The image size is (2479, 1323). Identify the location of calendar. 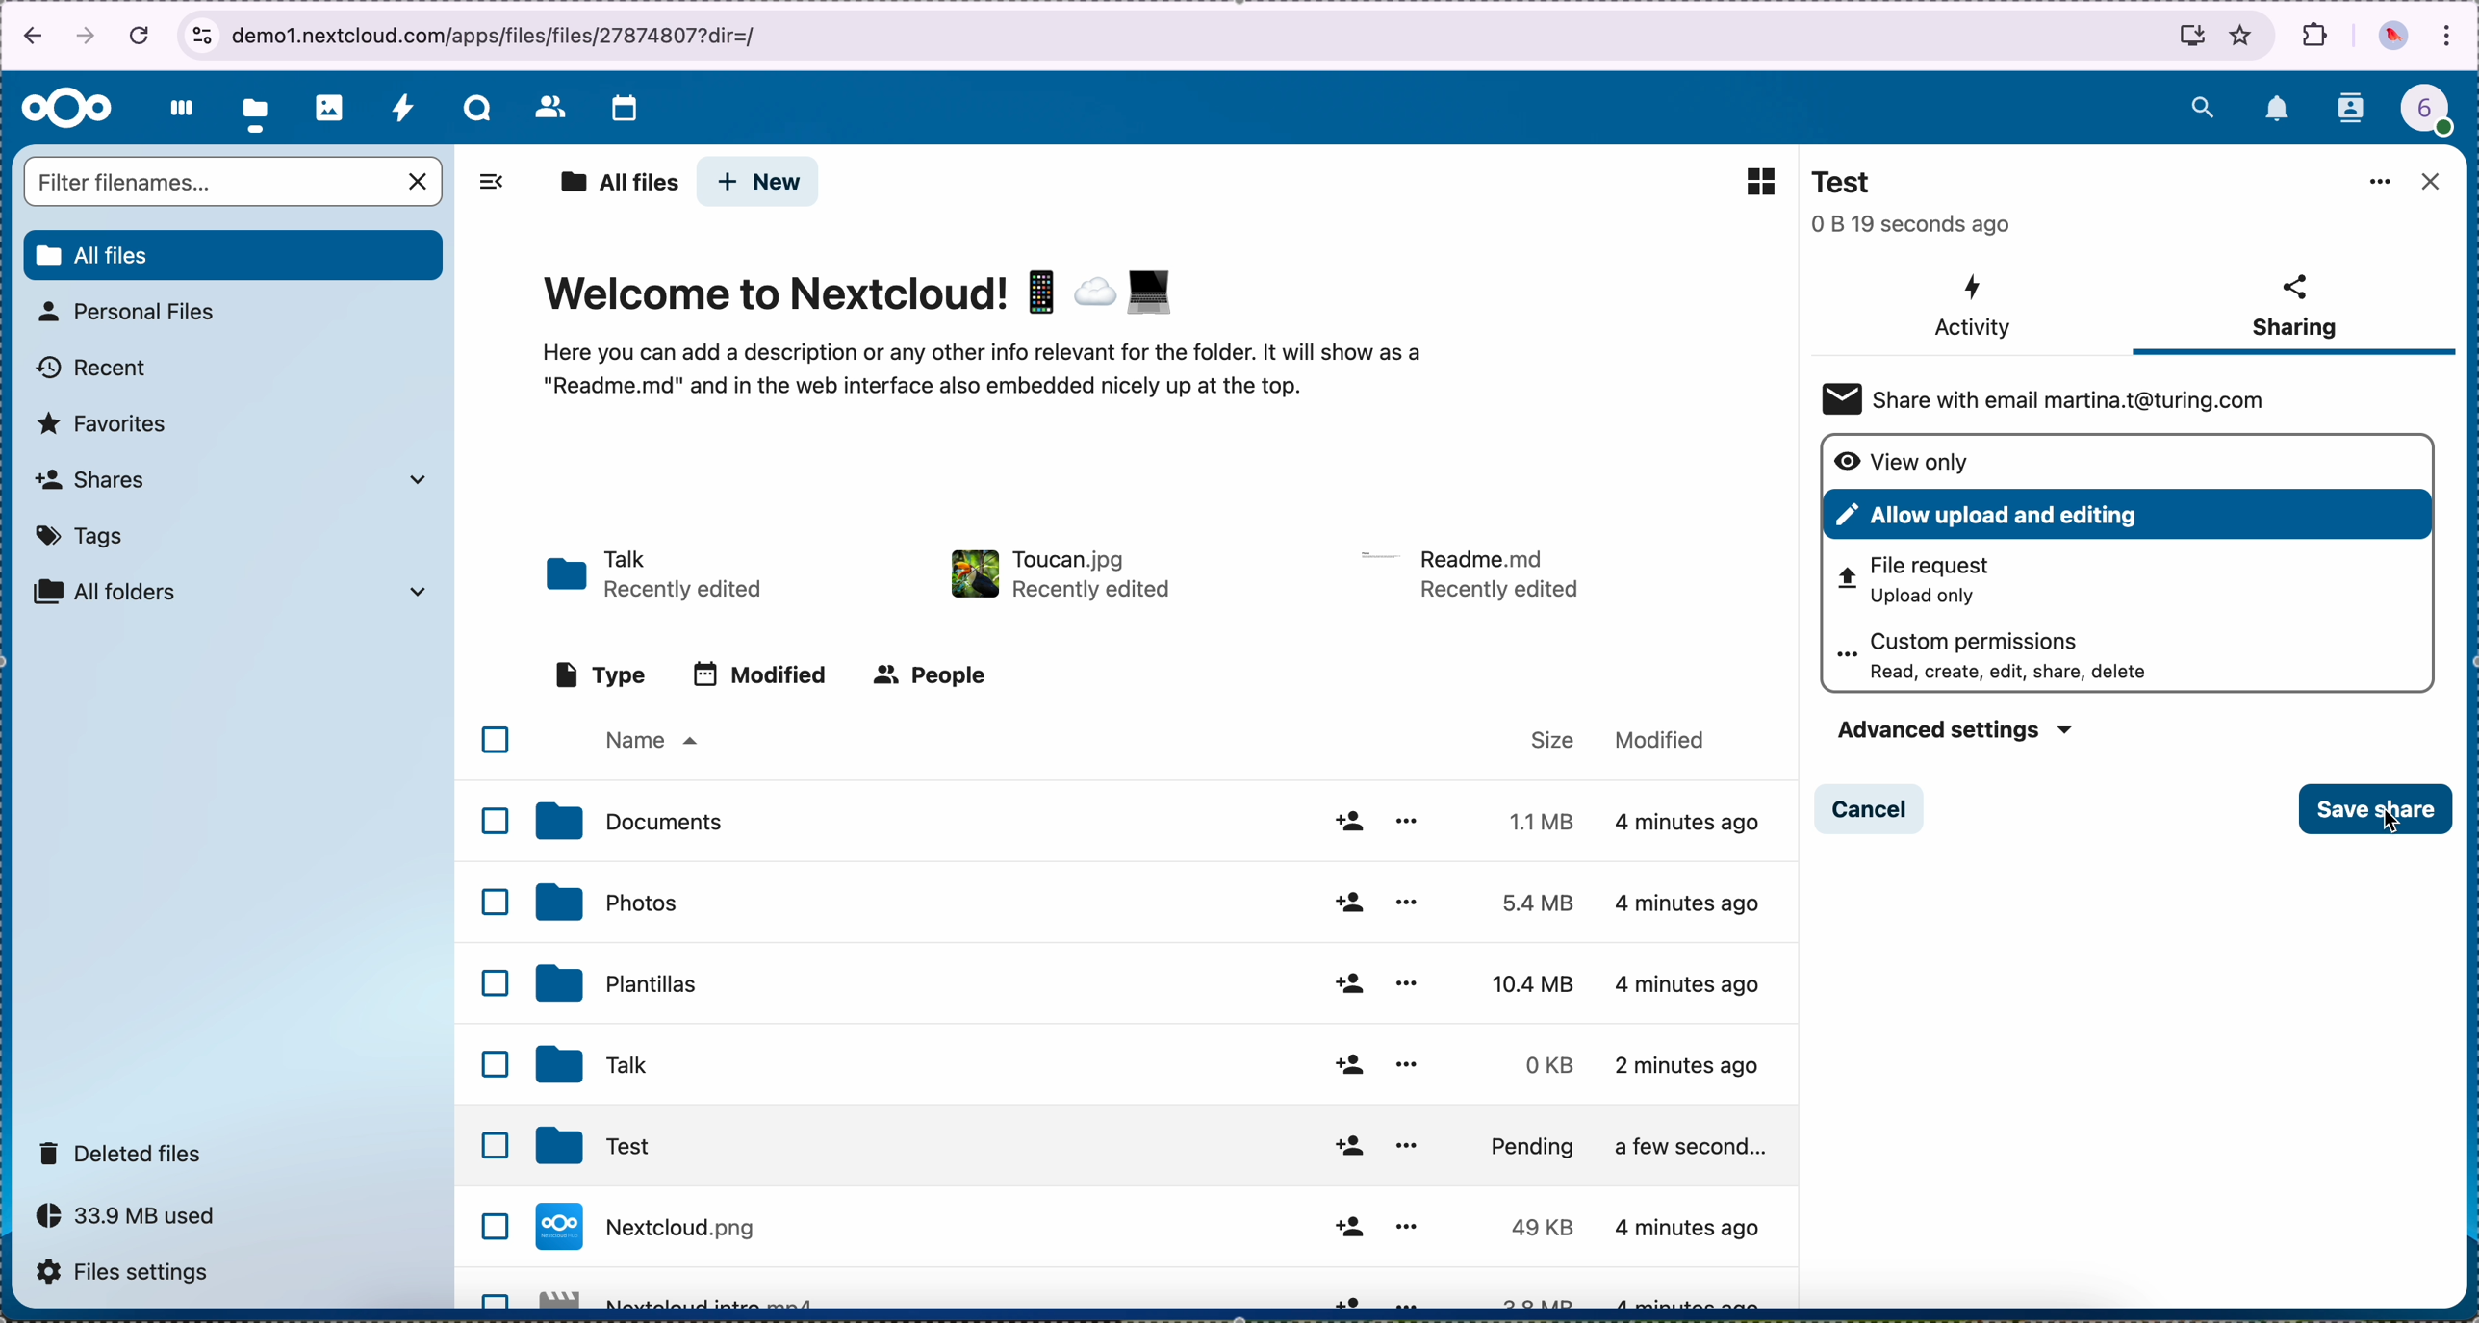
(624, 111).